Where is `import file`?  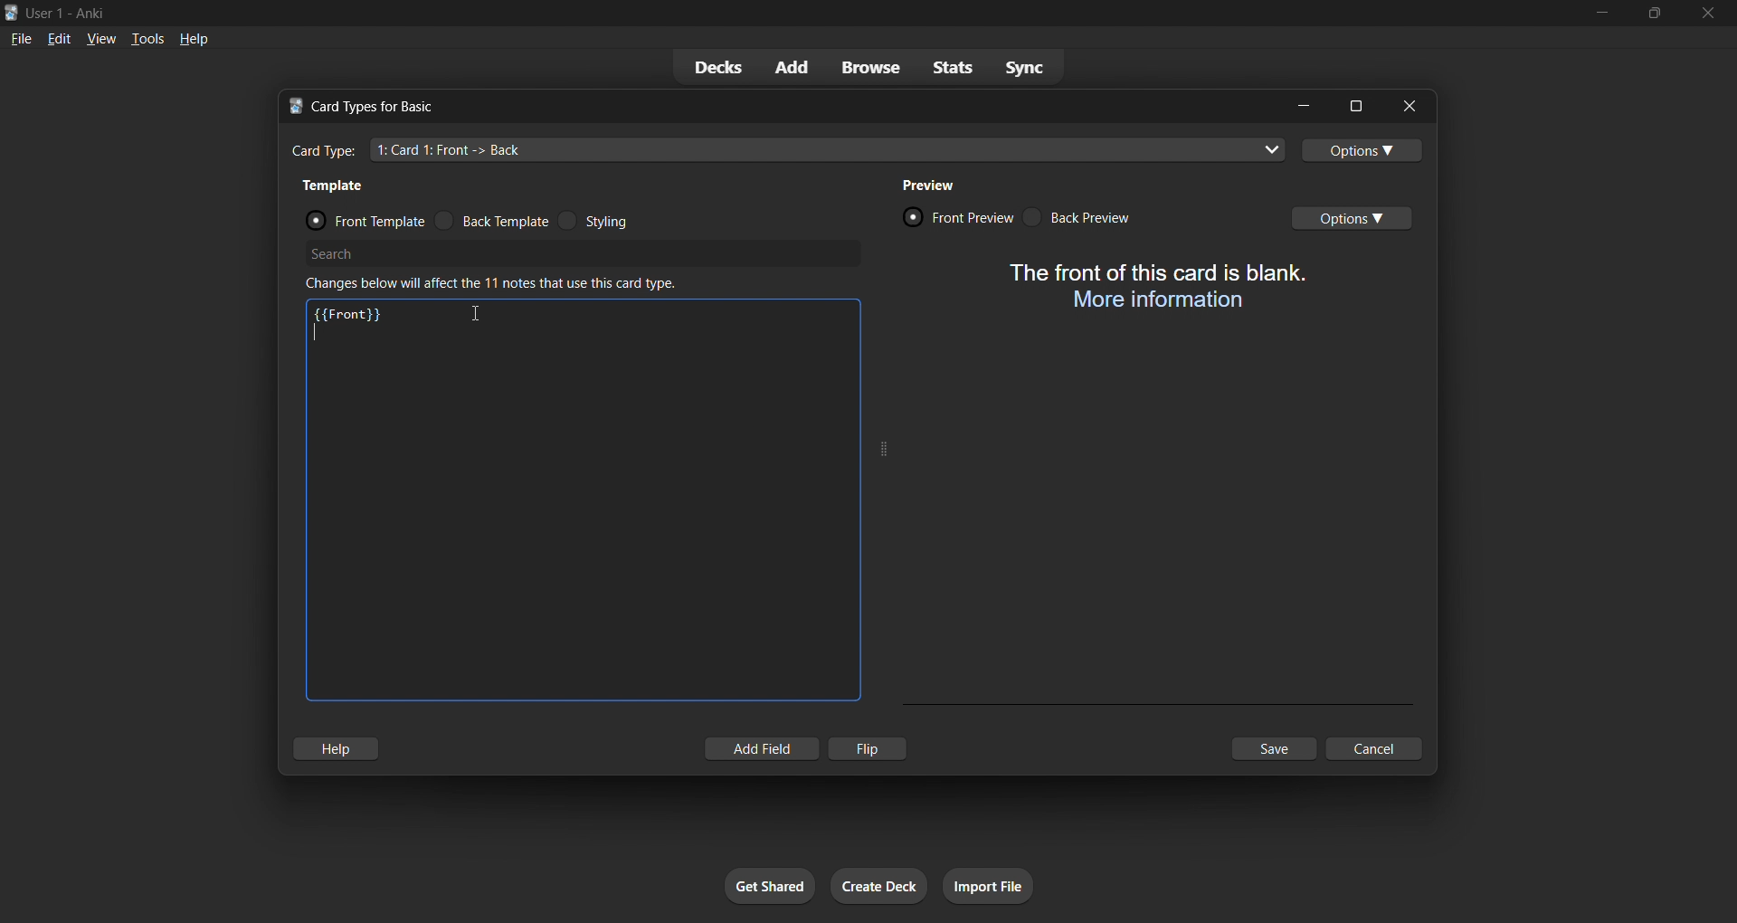 import file is located at coordinates (994, 888).